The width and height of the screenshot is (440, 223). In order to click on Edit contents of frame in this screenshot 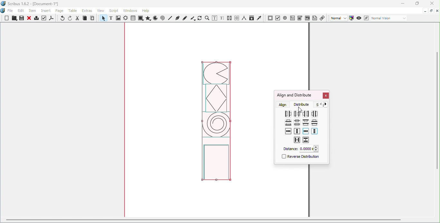, I will do `click(214, 18)`.